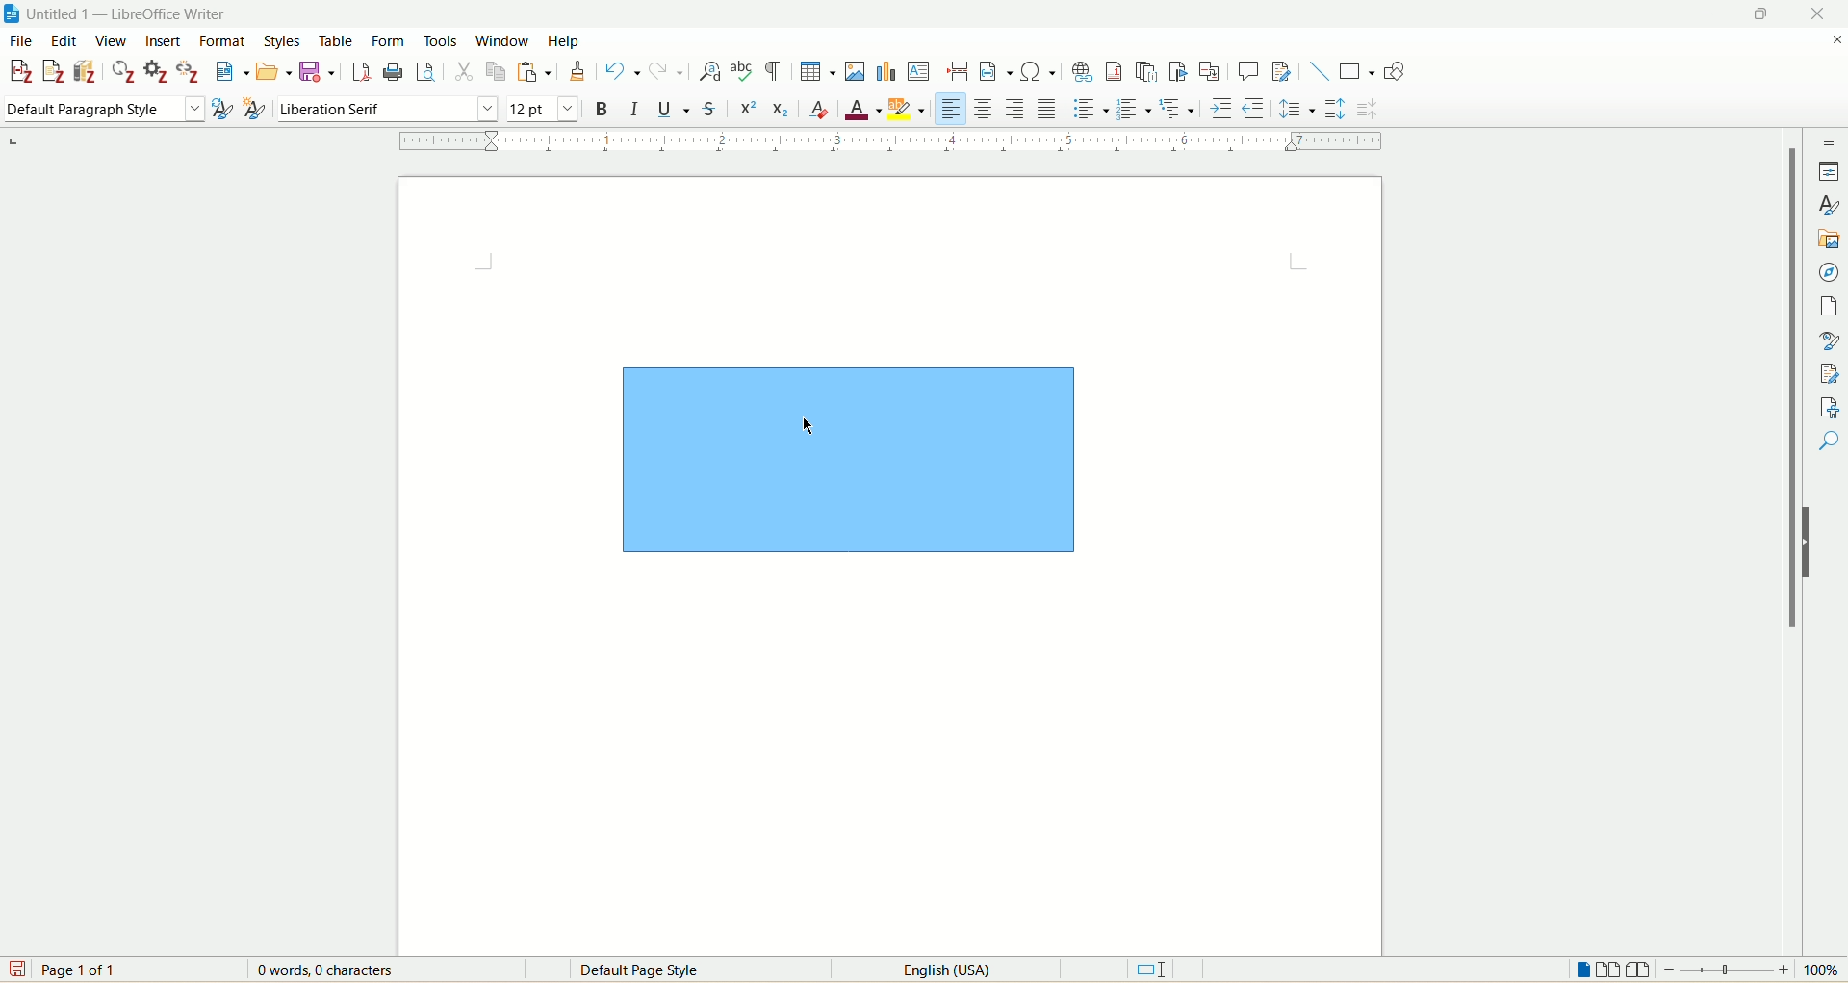  I want to click on window, so click(503, 38).